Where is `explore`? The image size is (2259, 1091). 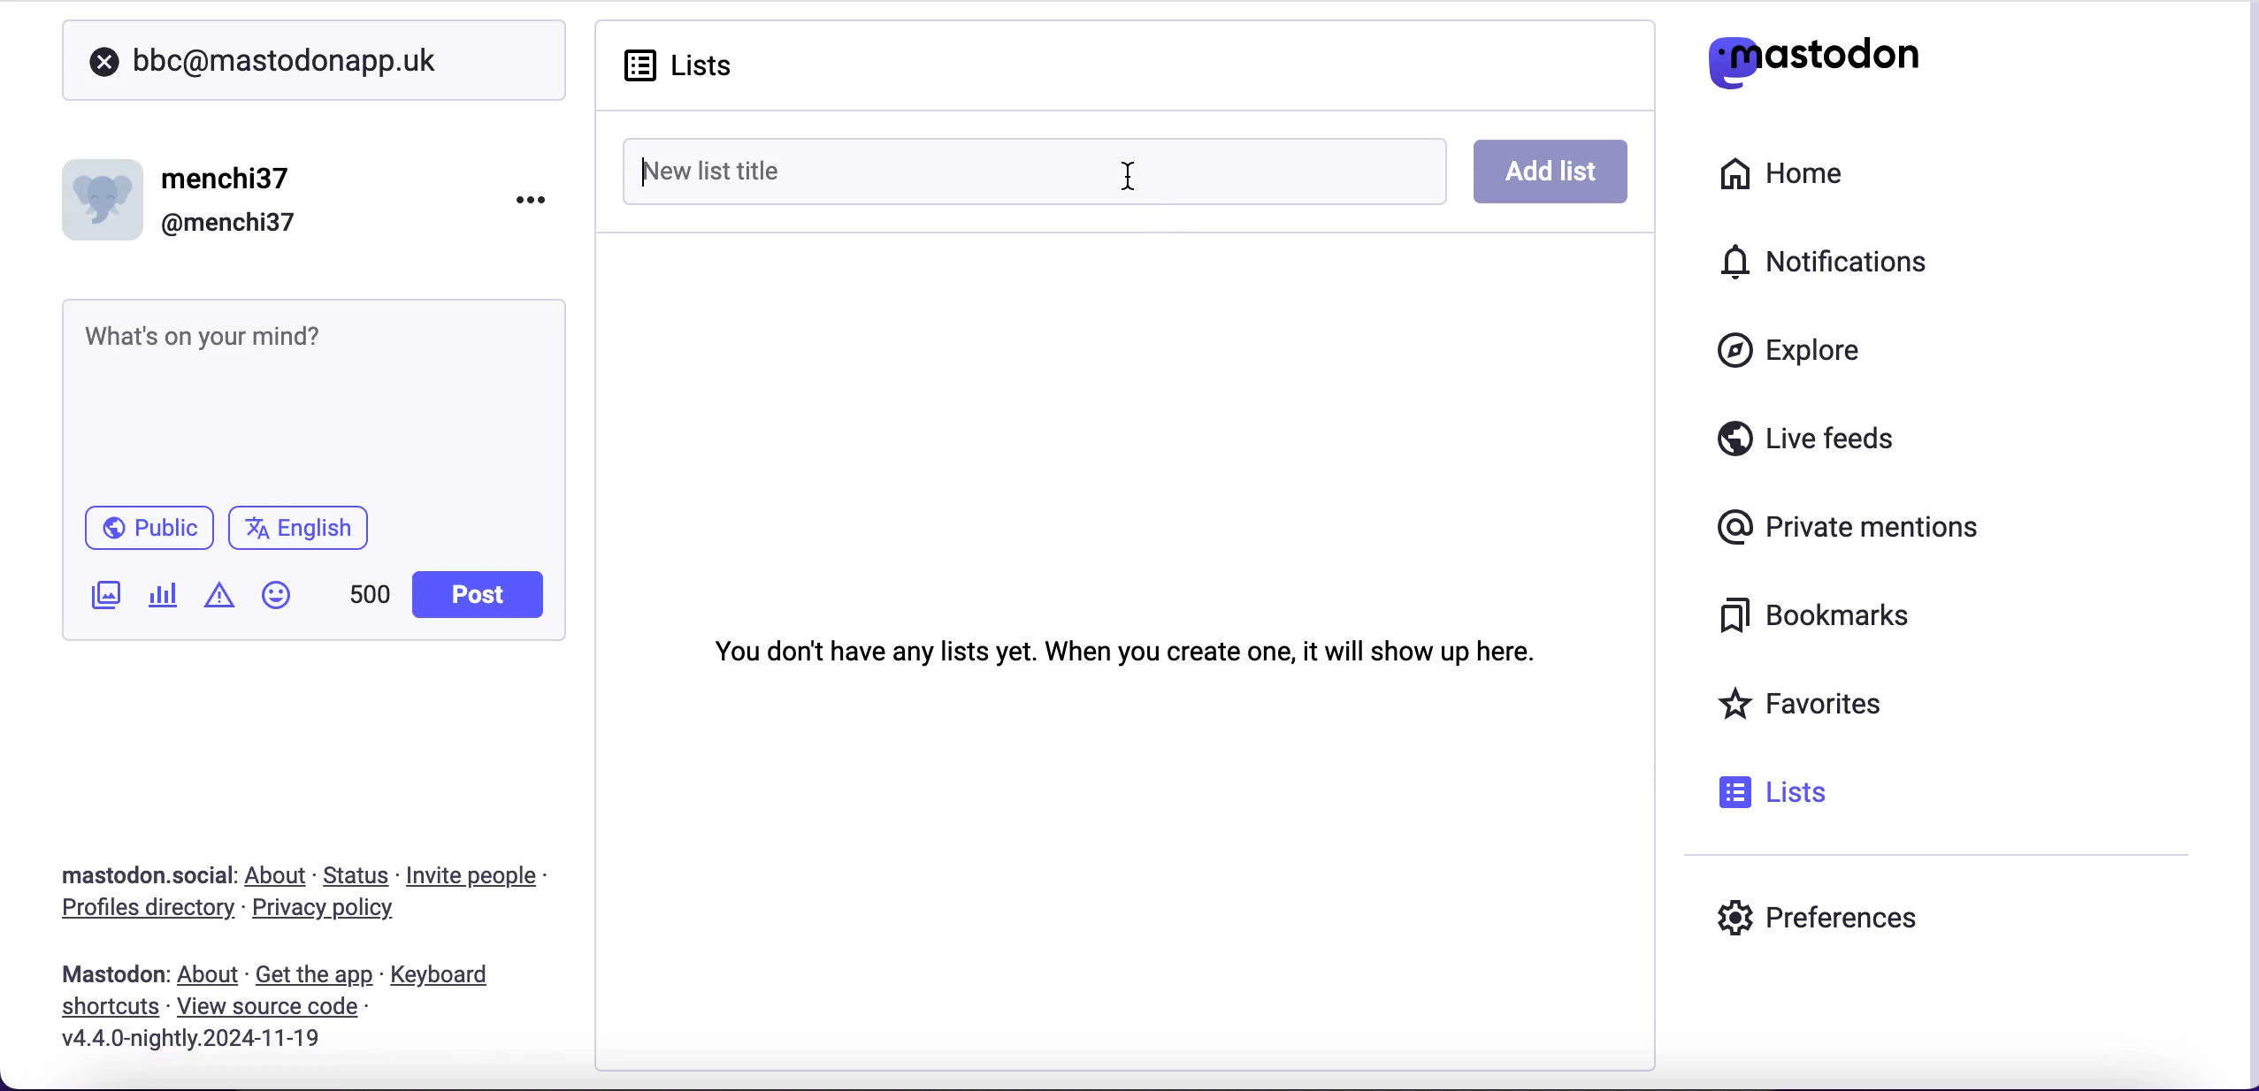 explore is located at coordinates (1806, 352).